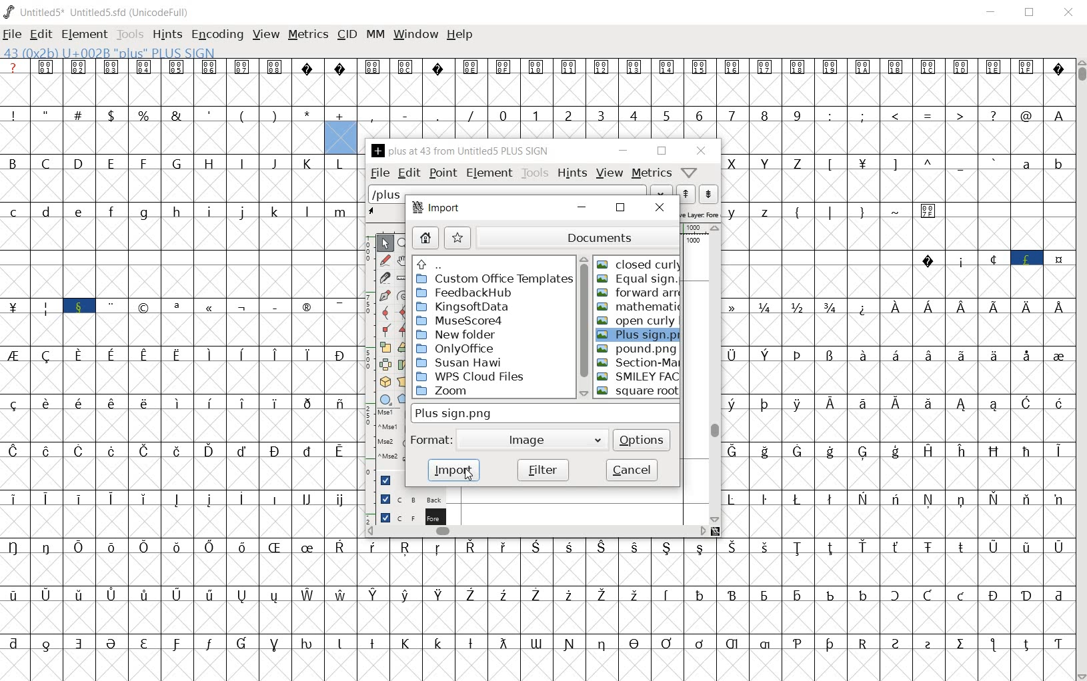 This screenshot has height=681, width=1087. What do you see at coordinates (194, 465) in the screenshot?
I see `accented letters` at bounding box center [194, 465].